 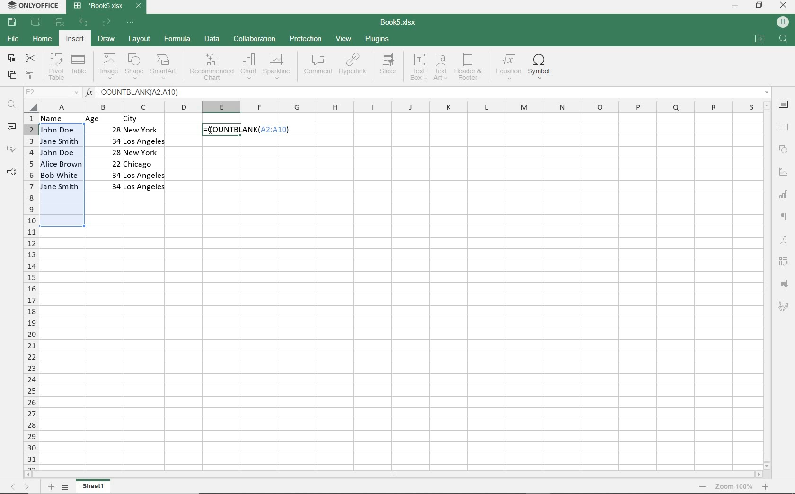 I want to click on Alice Brown, so click(x=61, y=164).